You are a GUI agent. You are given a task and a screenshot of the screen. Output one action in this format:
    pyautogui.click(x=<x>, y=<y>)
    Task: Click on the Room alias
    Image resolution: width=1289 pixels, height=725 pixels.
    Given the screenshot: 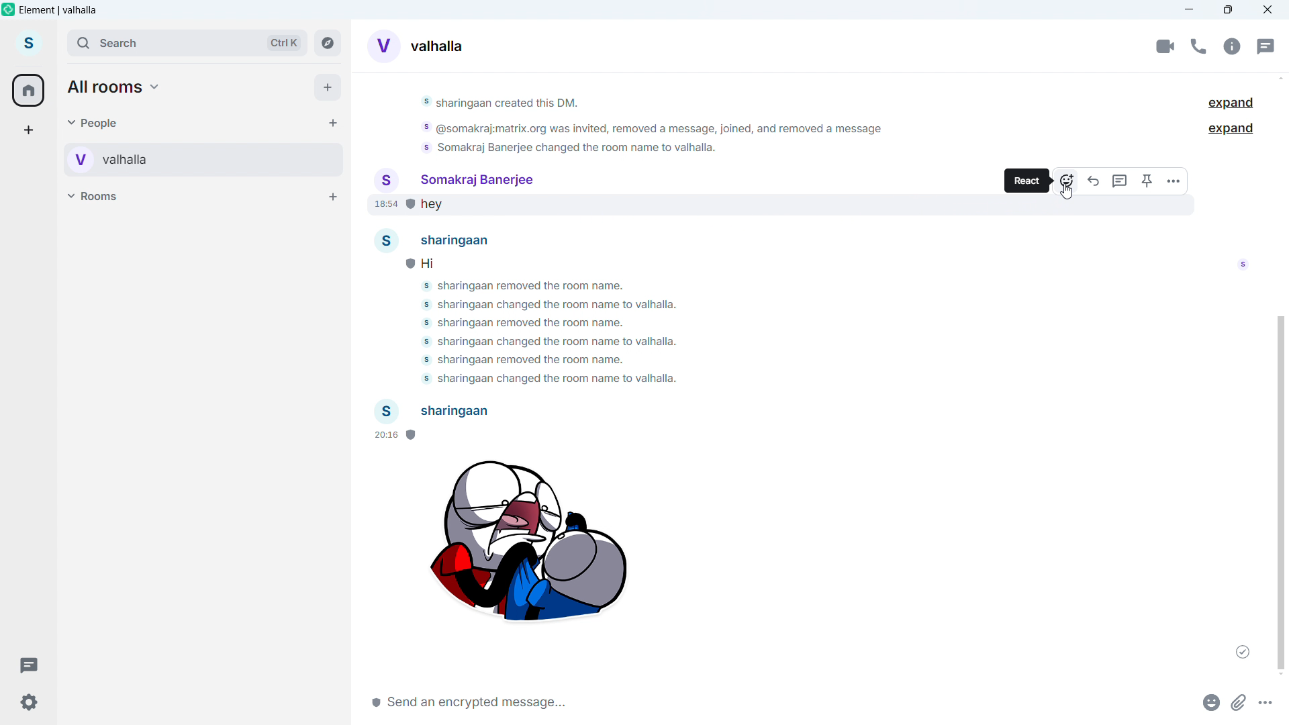 What is the action you would take?
    pyautogui.click(x=437, y=46)
    